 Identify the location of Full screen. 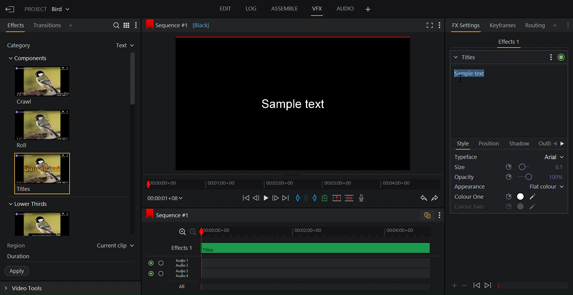
(429, 26).